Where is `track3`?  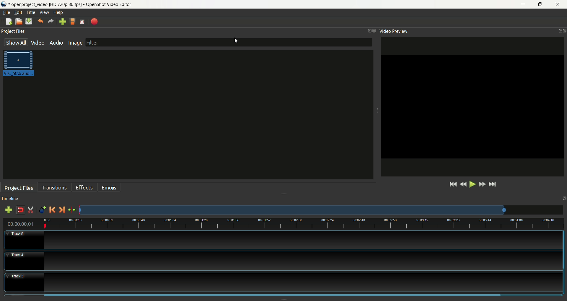 track3 is located at coordinates (24, 283).